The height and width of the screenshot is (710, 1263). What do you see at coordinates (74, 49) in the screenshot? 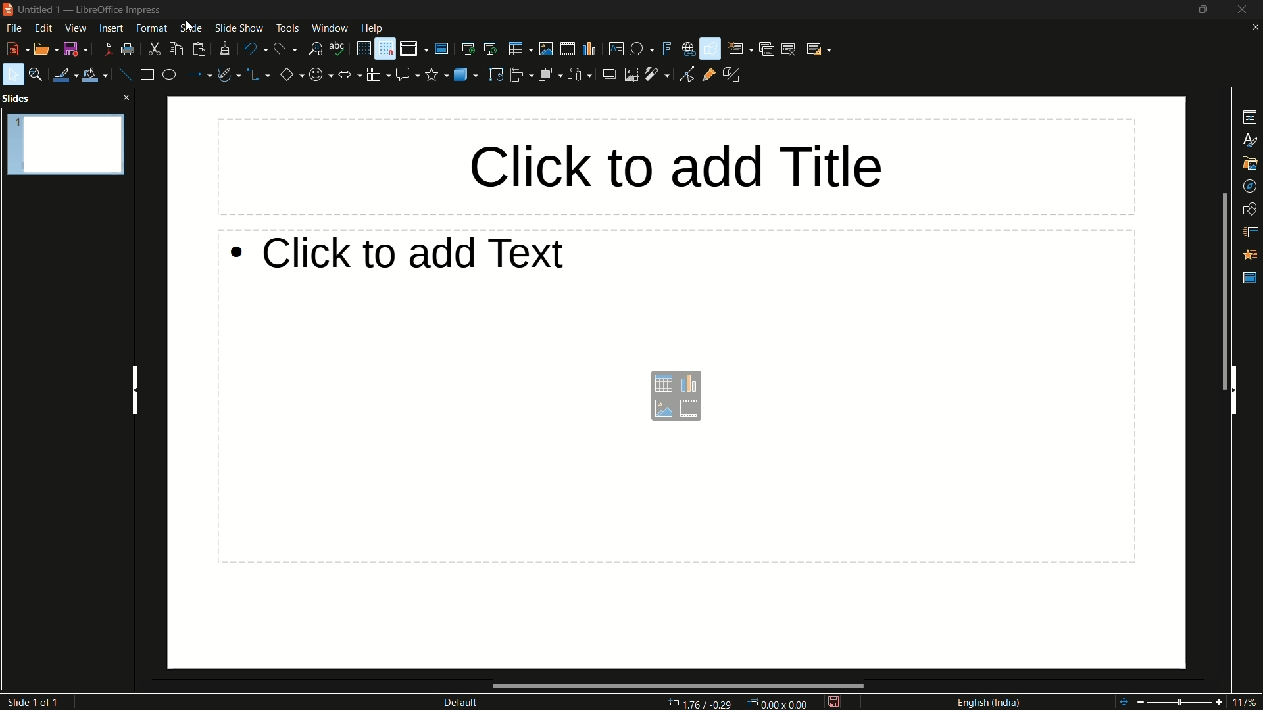
I see `save` at bounding box center [74, 49].